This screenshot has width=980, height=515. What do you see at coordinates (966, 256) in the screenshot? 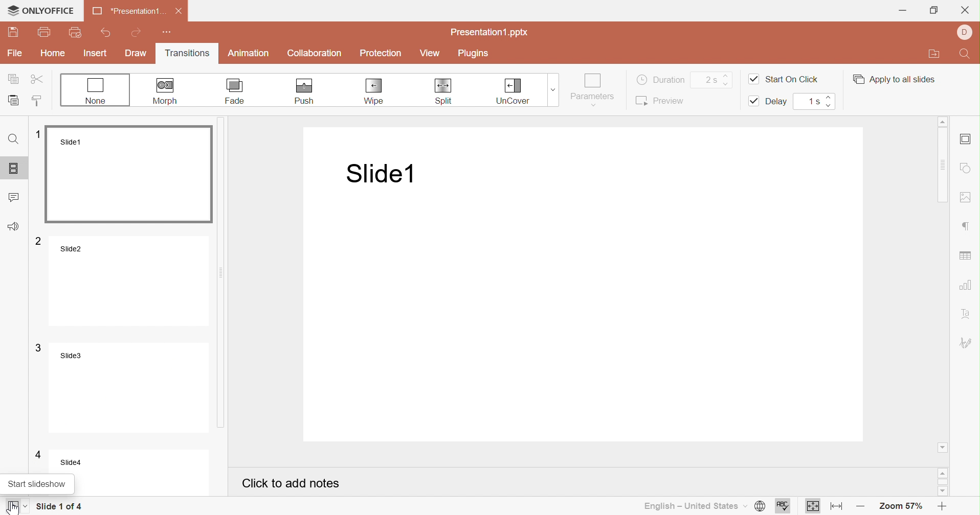
I see `Insert table` at bounding box center [966, 256].